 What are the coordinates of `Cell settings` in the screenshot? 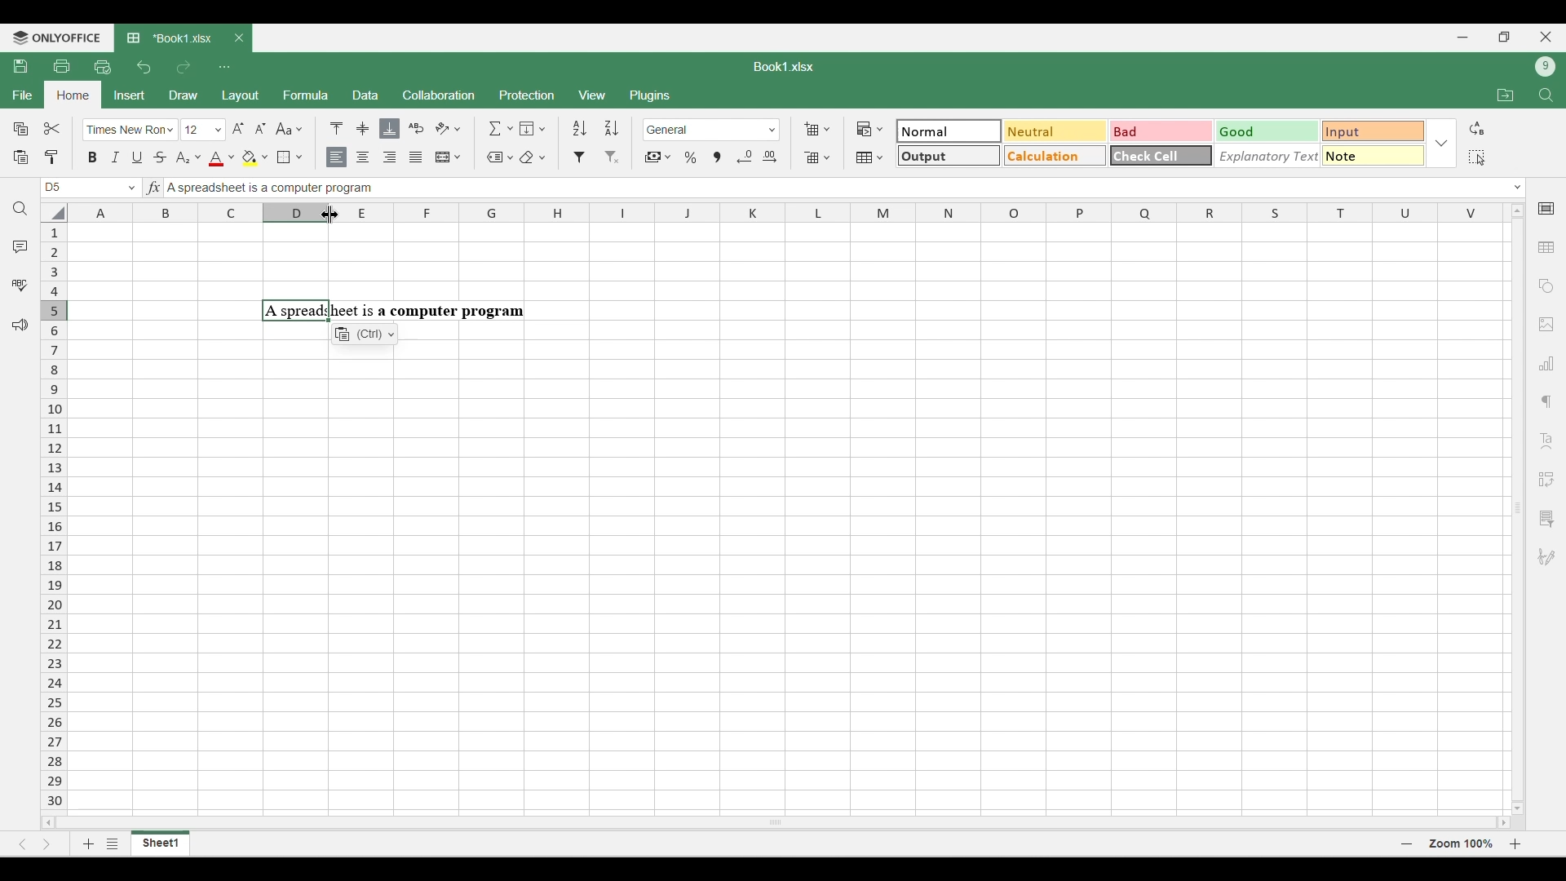 It's located at (1547, 209).